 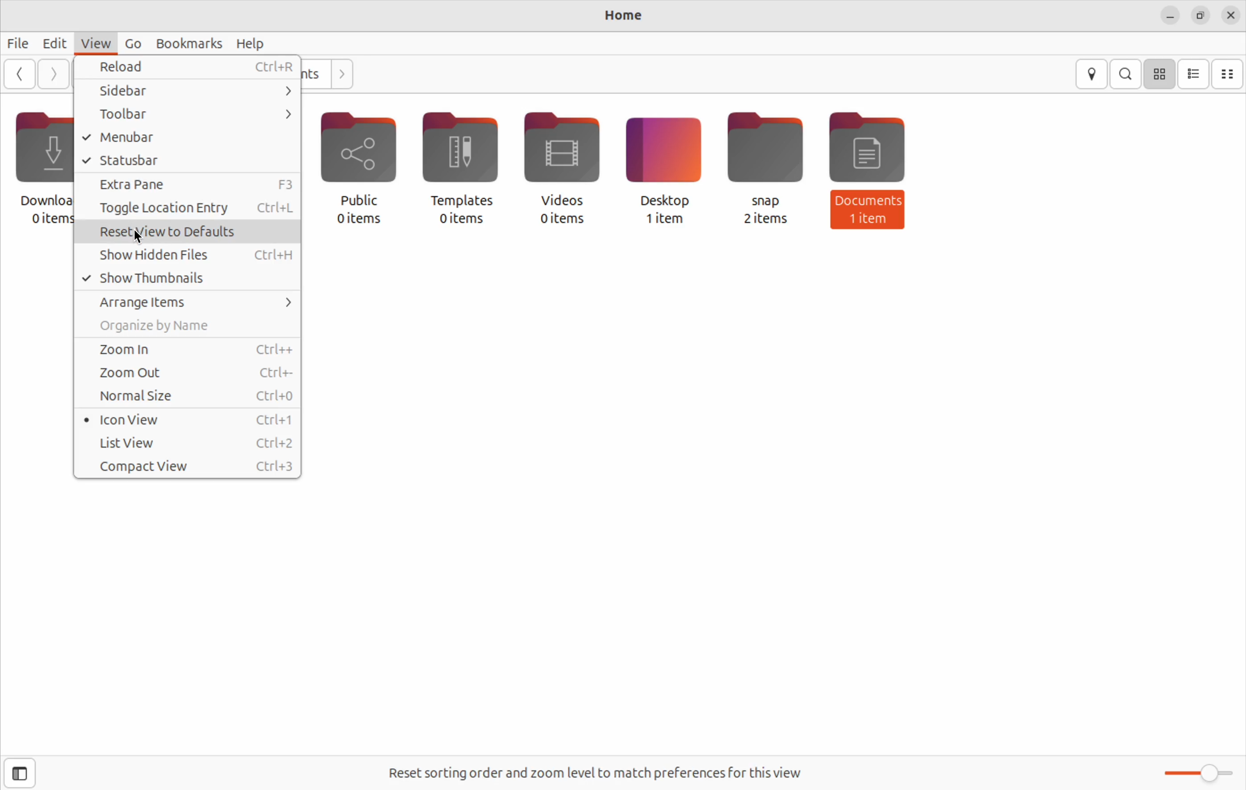 What do you see at coordinates (188, 160) in the screenshot?
I see `Stautusbar` at bounding box center [188, 160].